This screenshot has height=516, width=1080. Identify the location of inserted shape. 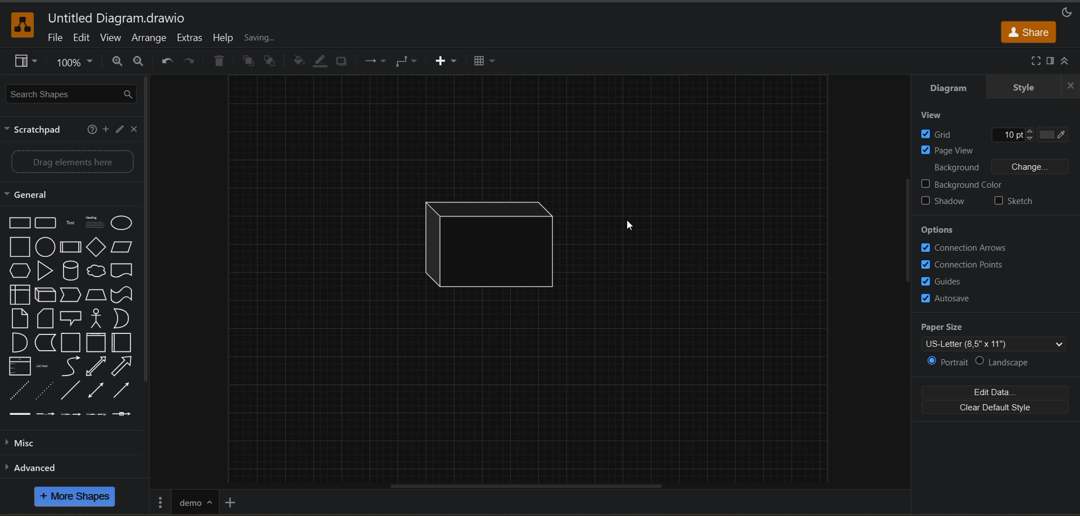
(494, 243).